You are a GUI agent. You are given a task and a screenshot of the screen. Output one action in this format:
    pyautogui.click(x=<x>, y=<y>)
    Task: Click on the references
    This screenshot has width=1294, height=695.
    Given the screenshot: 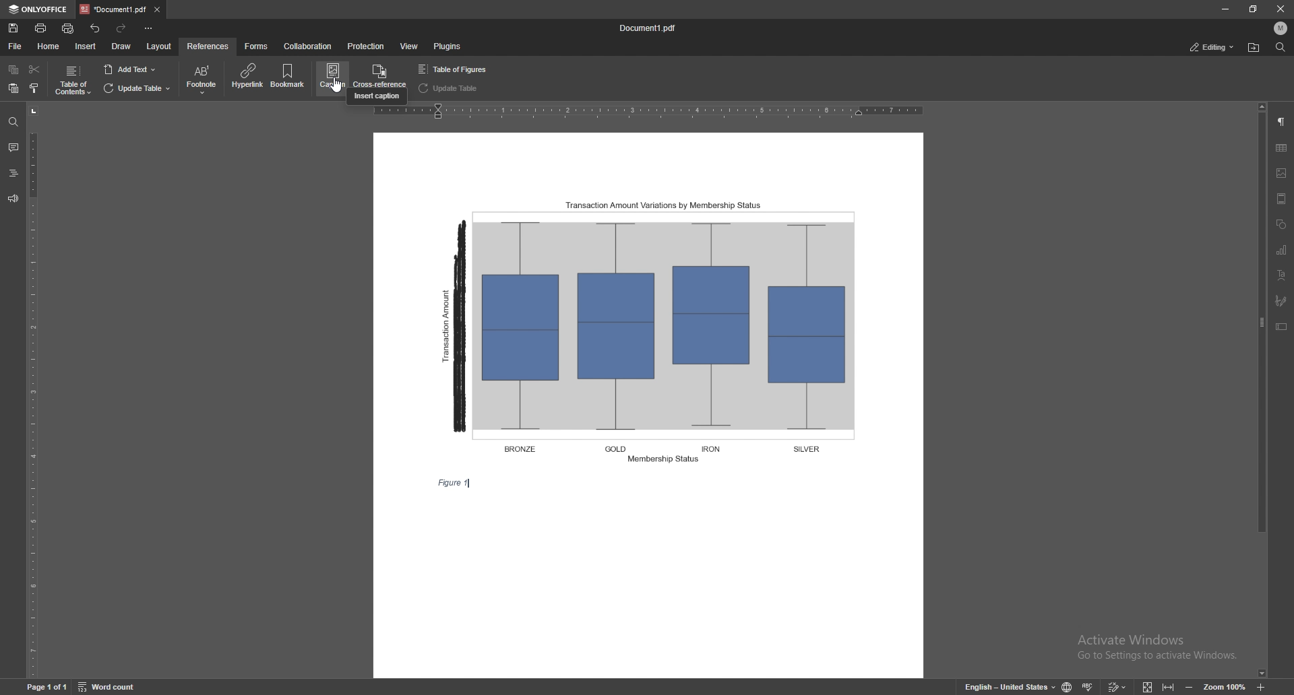 What is the action you would take?
    pyautogui.click(x=208, y=46)
    